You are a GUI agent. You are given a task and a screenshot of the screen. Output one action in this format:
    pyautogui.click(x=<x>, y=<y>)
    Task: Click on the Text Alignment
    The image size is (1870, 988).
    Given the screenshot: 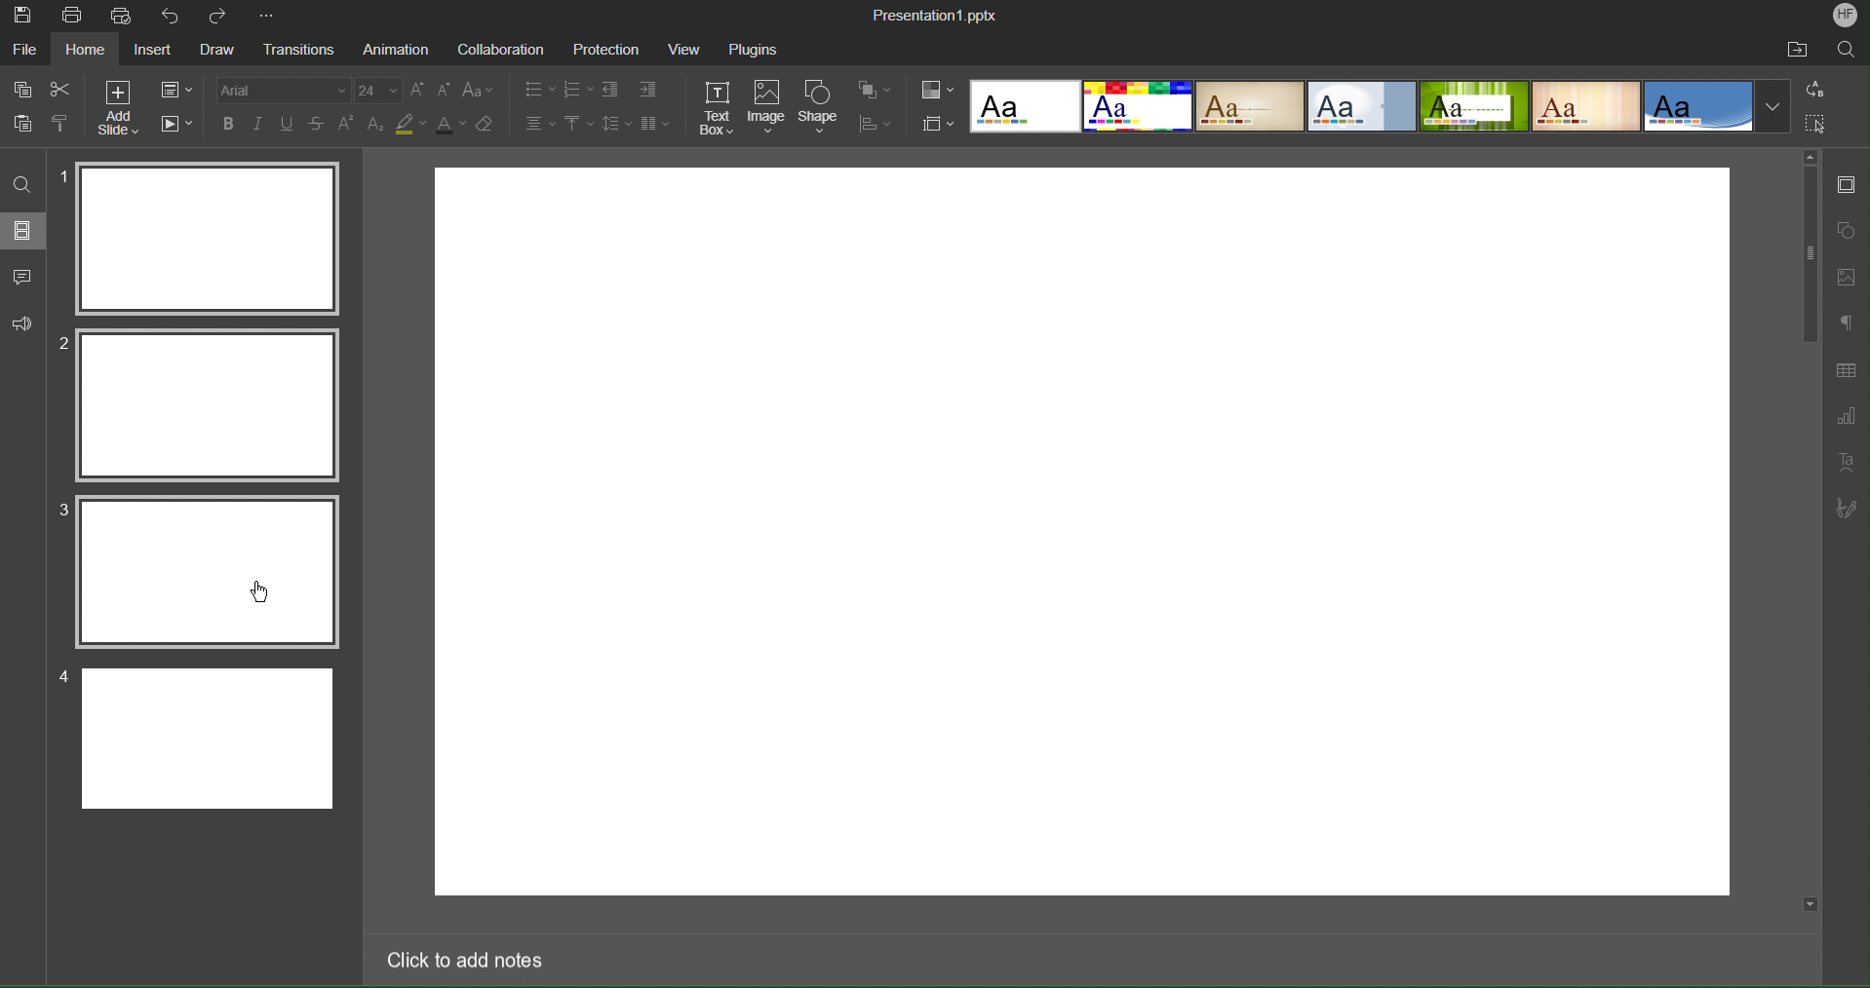 What is the action you would take?
    pyautogui.click(x=540, y=122)
    